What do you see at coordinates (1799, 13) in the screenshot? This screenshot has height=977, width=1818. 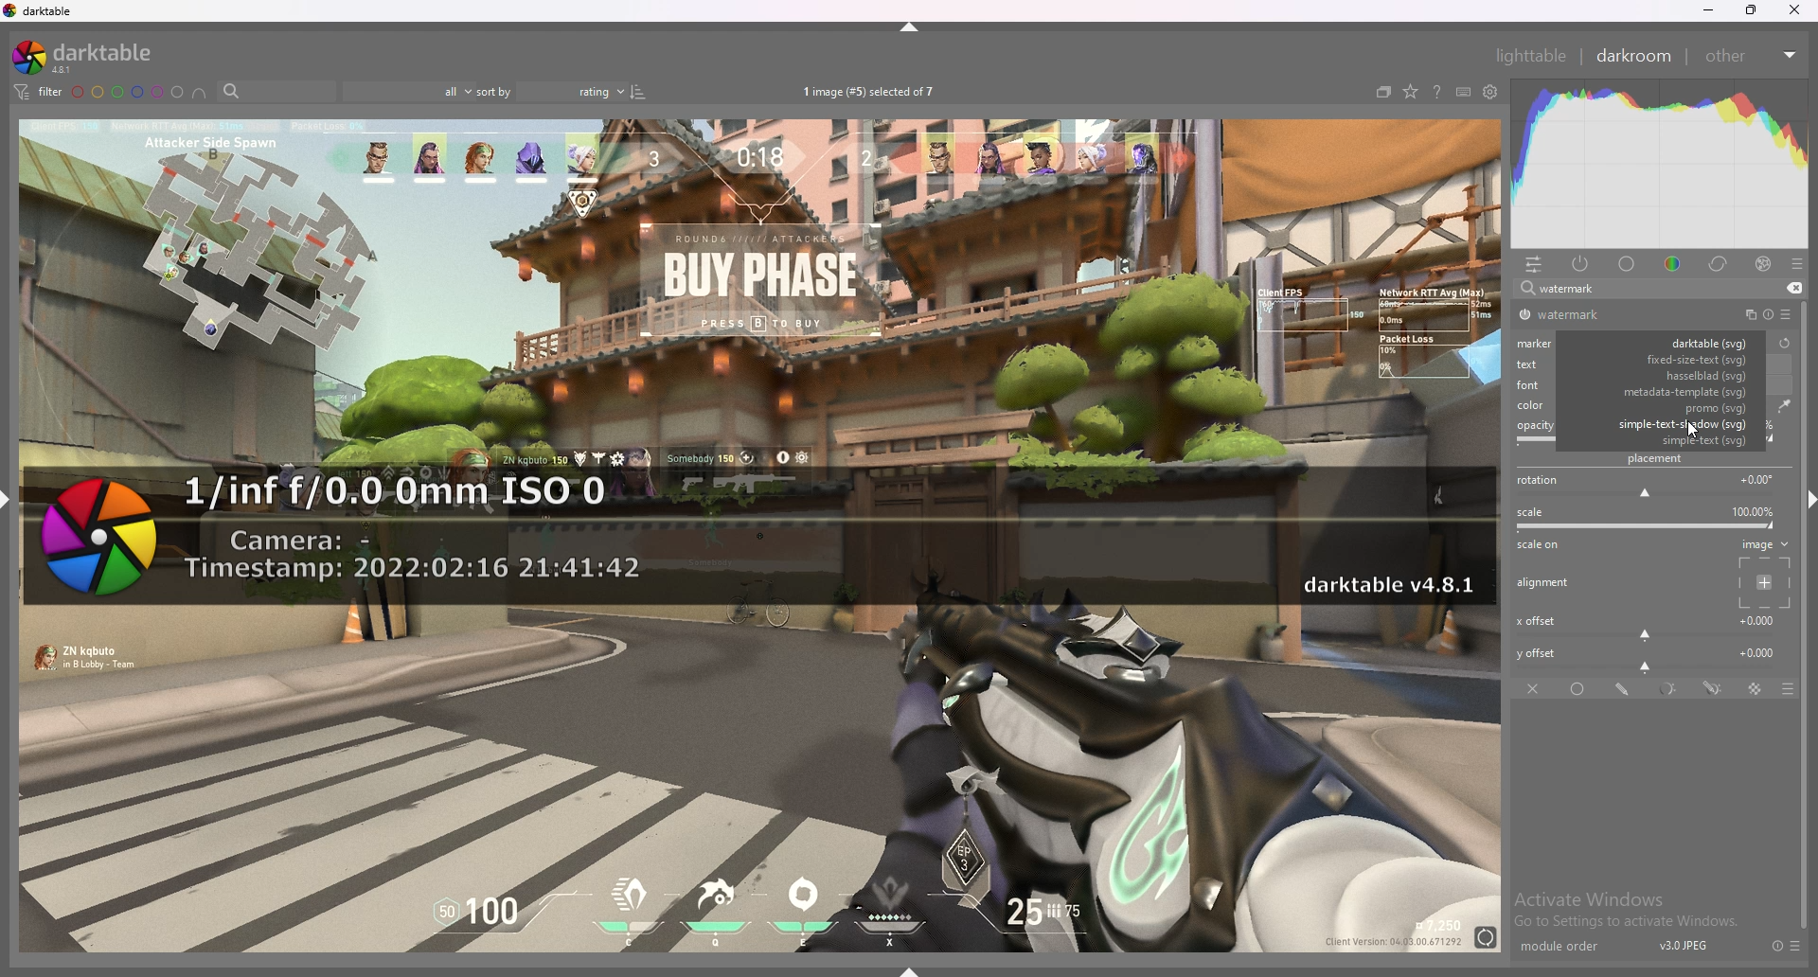 I see `Close` at bounding box center [1799, 13].